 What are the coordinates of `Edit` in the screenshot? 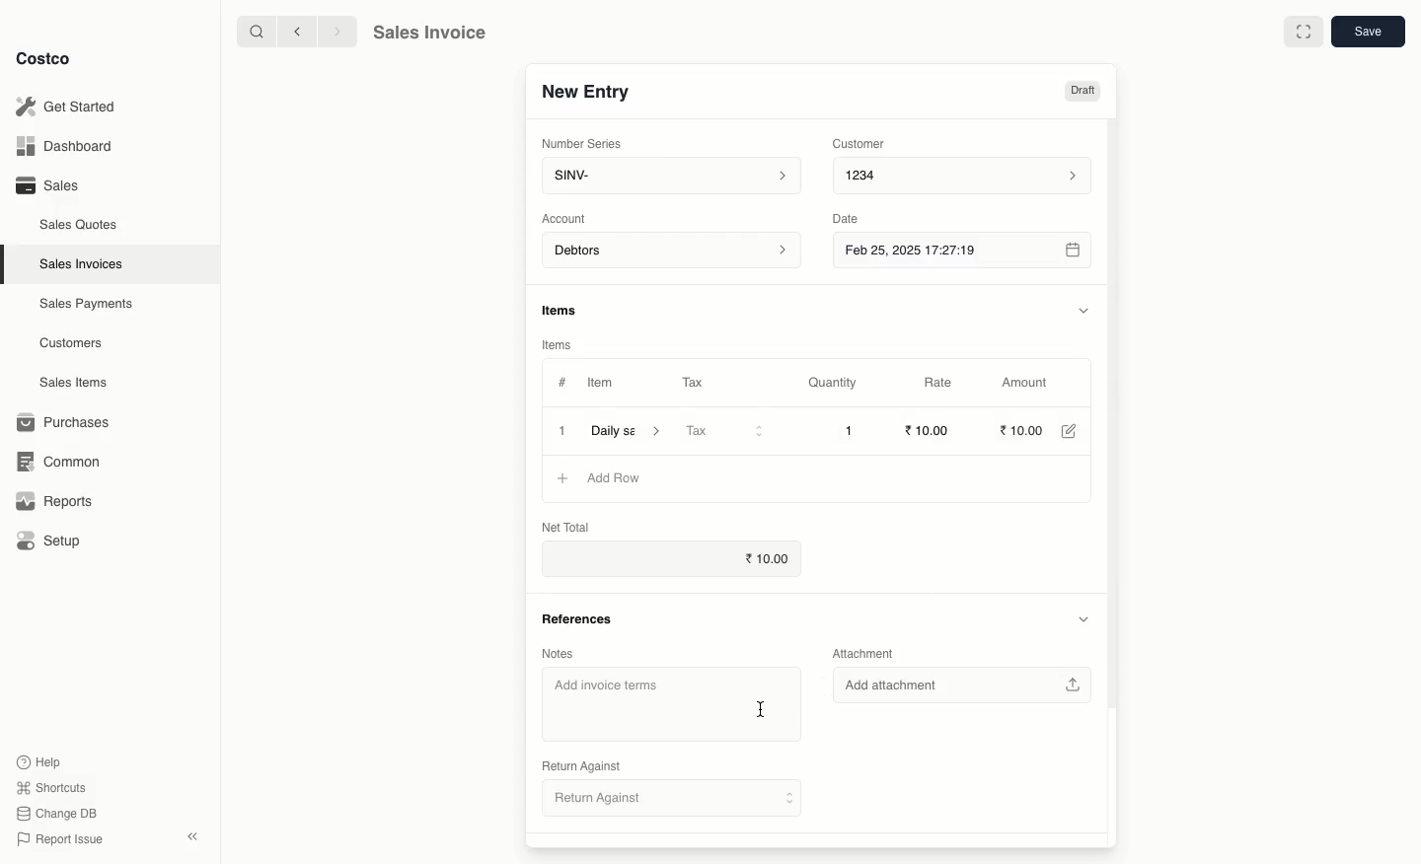 It's located at (1076, 431).